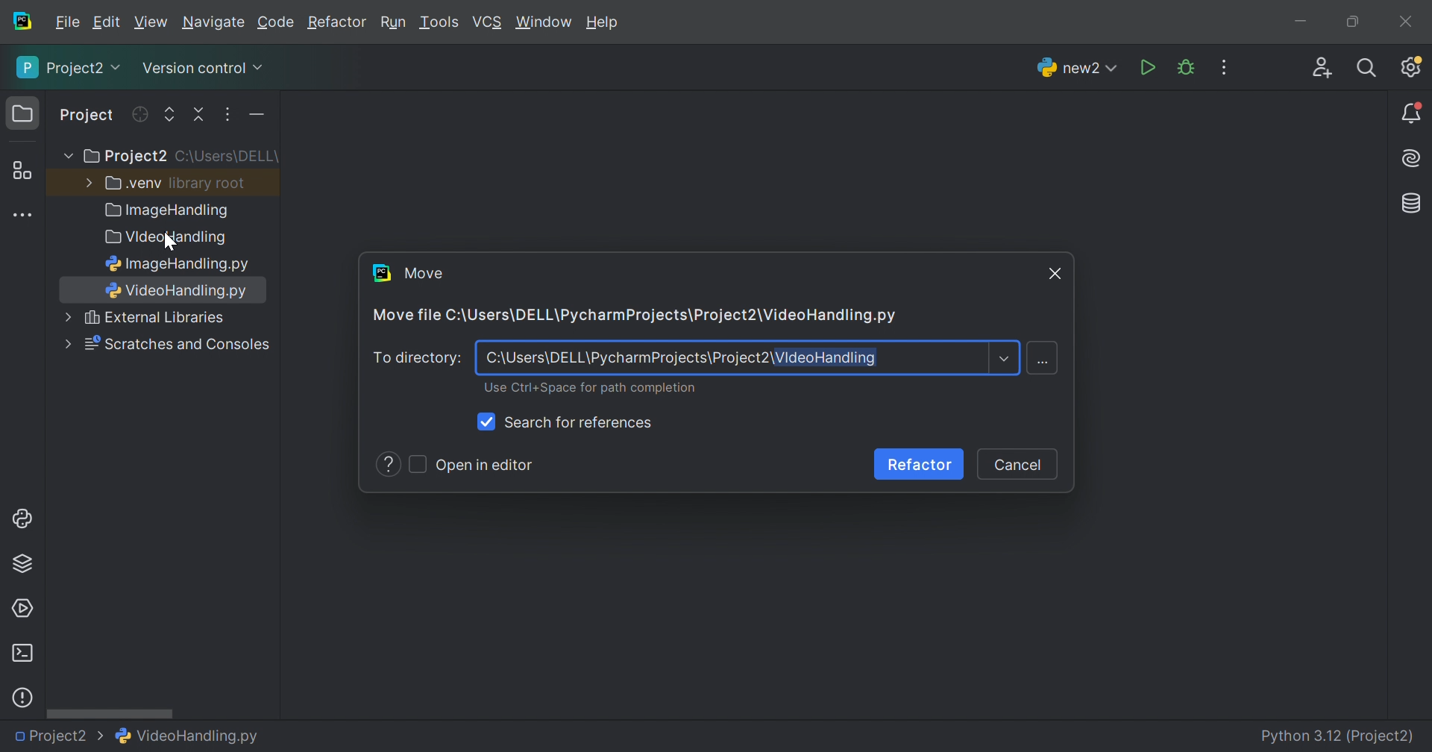 The height and width of the screenshot is (752, 1432). I want to click on Structure, so click(22, 172).